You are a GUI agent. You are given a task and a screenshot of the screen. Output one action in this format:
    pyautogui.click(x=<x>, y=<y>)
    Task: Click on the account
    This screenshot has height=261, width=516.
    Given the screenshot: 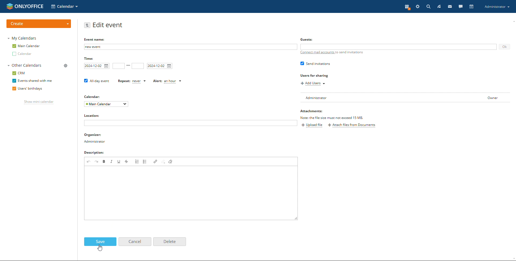 What is the action you would take?
    pyautogui.click(x=497, y=7)
    